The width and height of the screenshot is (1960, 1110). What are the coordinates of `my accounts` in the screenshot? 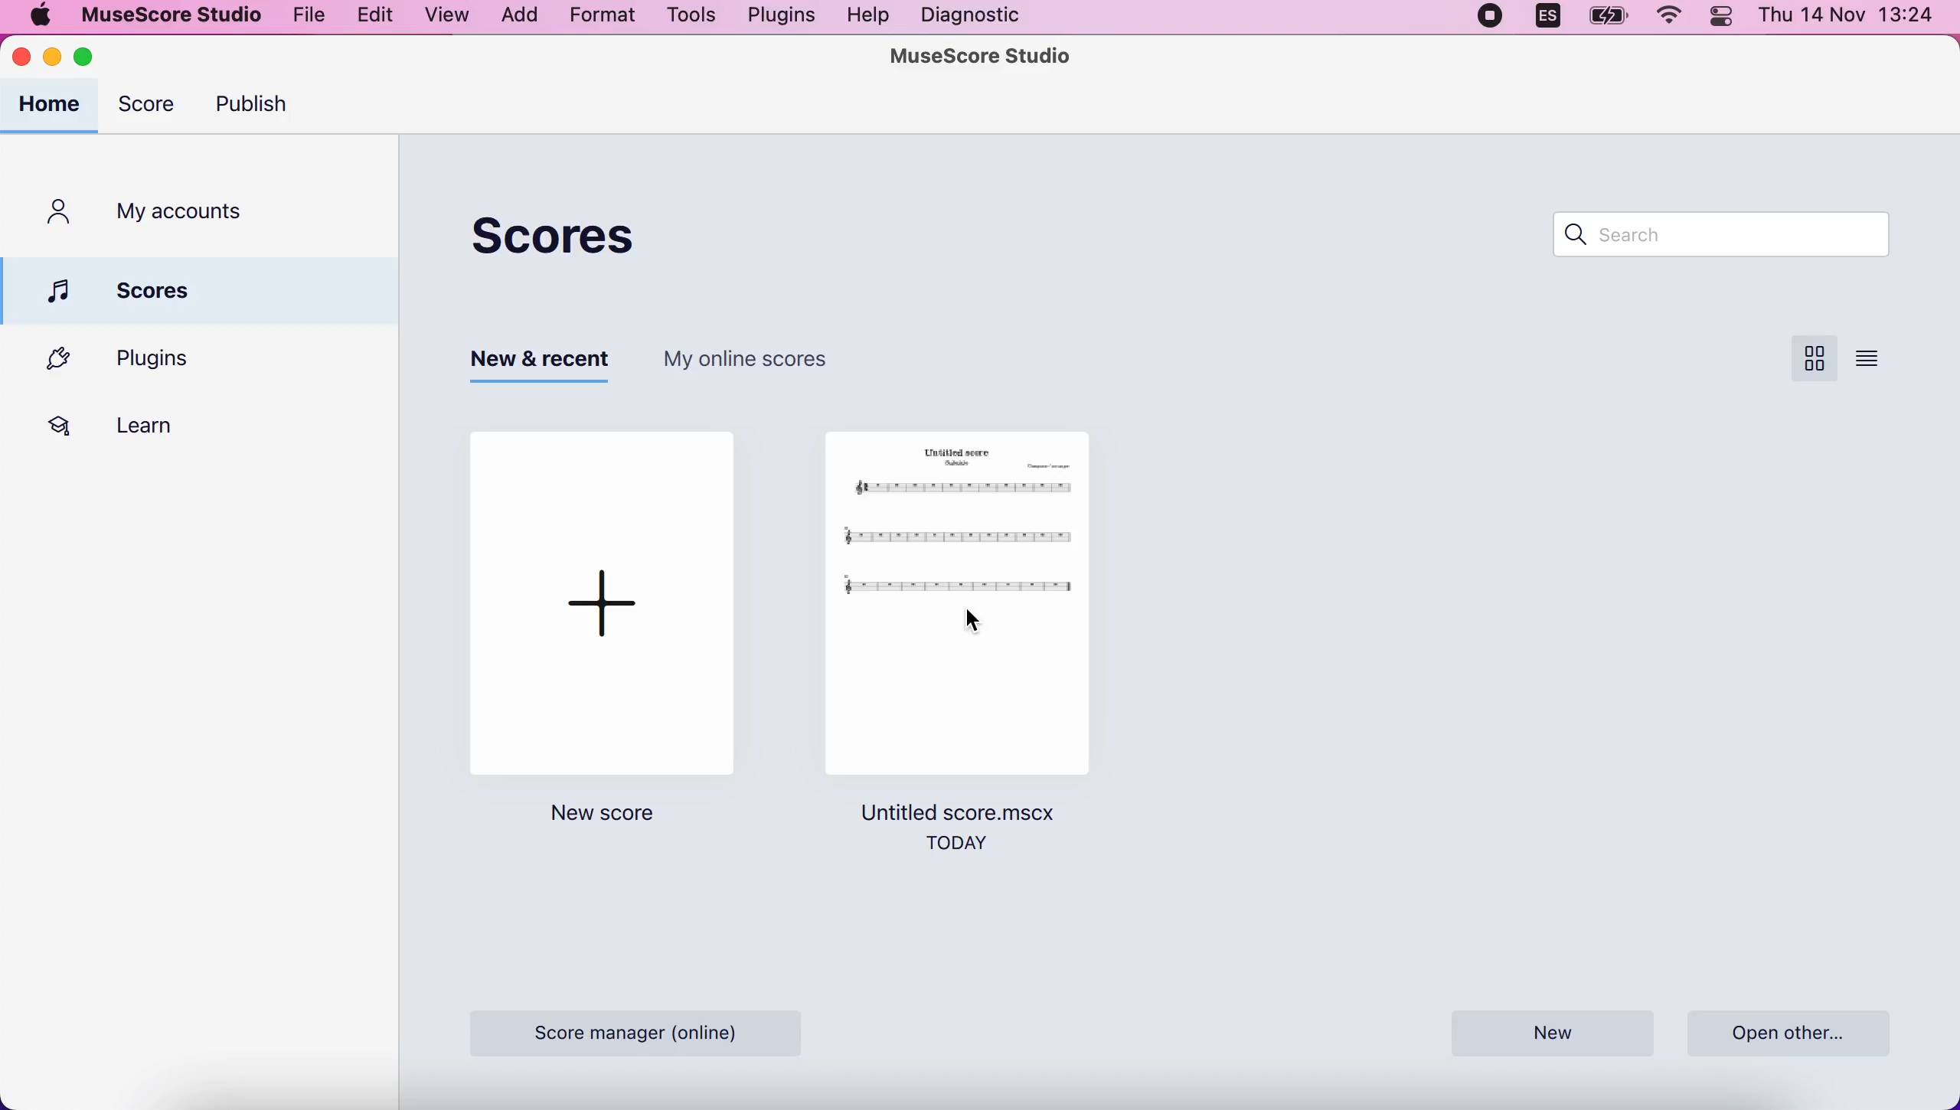 It's located at (153, 214).